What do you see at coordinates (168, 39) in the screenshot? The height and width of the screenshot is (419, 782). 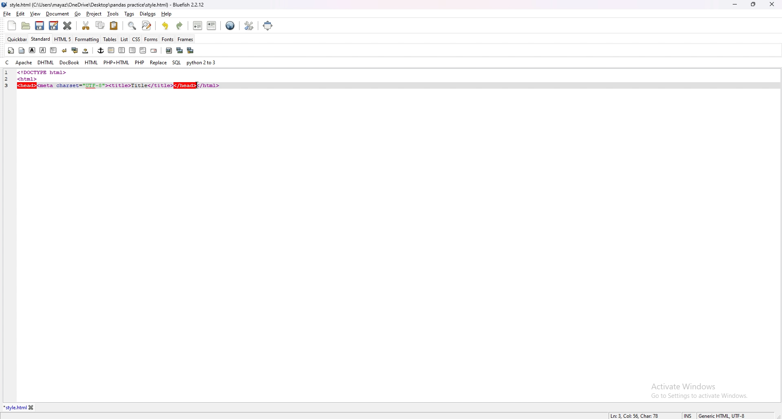 I see `fonts` at bounding box center [168, 39].